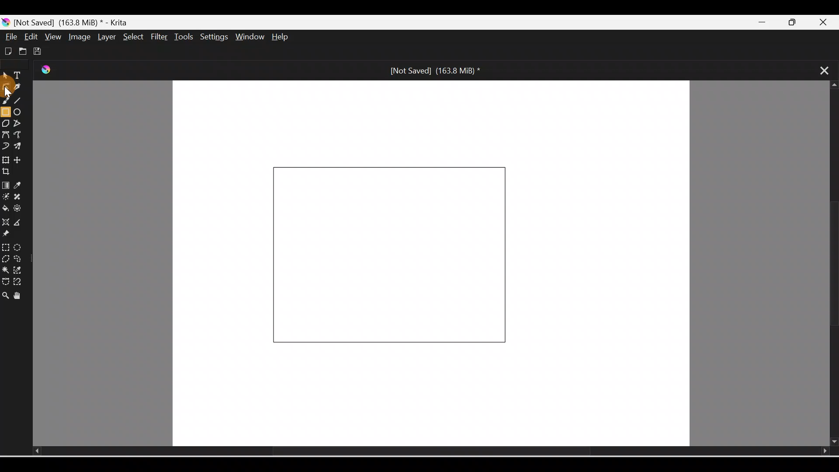 Image resolution: width=839 pixels, height=472 pixels. What do you see at coordinates (433, 70) in the screenshot?
I see `[Not Saved] (171.2 MiB) * ` at bounding box center [433, 70].